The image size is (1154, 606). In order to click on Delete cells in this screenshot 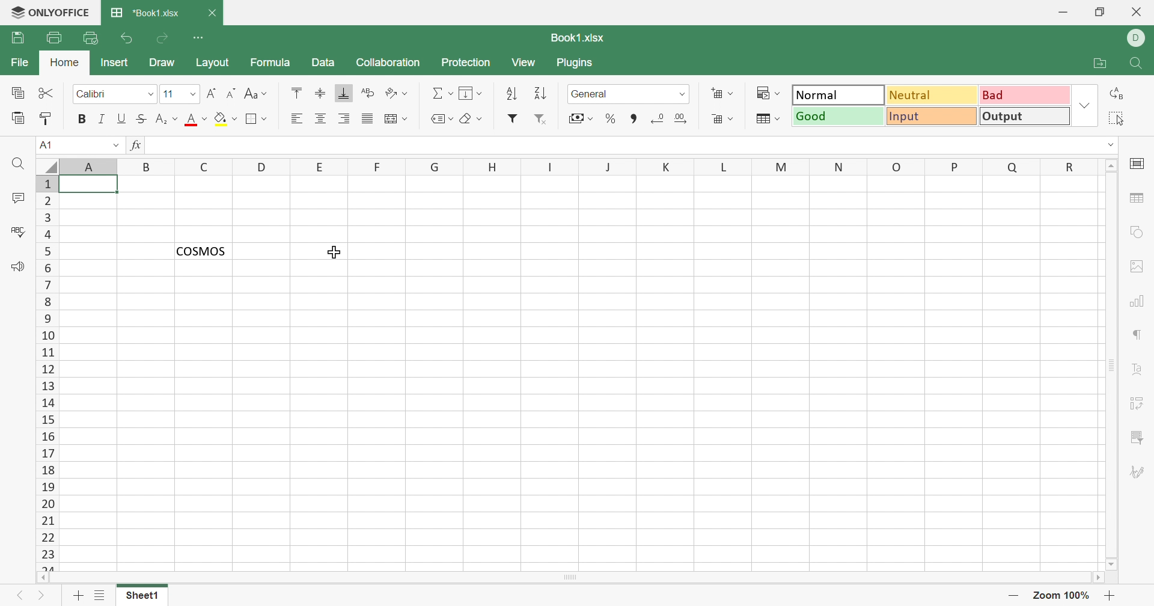, I will do `click(723, 118)`.